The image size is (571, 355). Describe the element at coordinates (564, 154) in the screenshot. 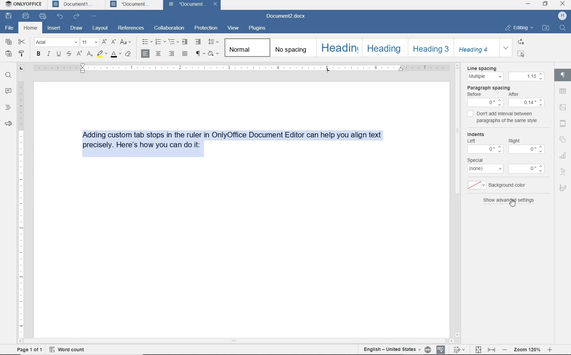

I see `chart` at that location.